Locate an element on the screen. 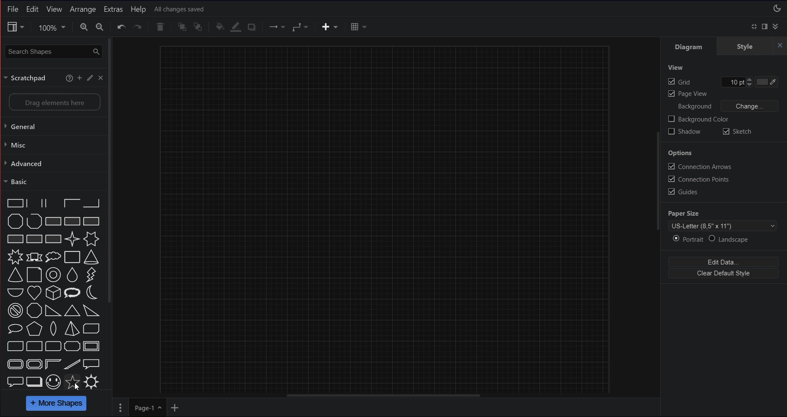 Image resolution: width=787 pixels, height=417 pixels. flash is located at coordinates (90, 275).